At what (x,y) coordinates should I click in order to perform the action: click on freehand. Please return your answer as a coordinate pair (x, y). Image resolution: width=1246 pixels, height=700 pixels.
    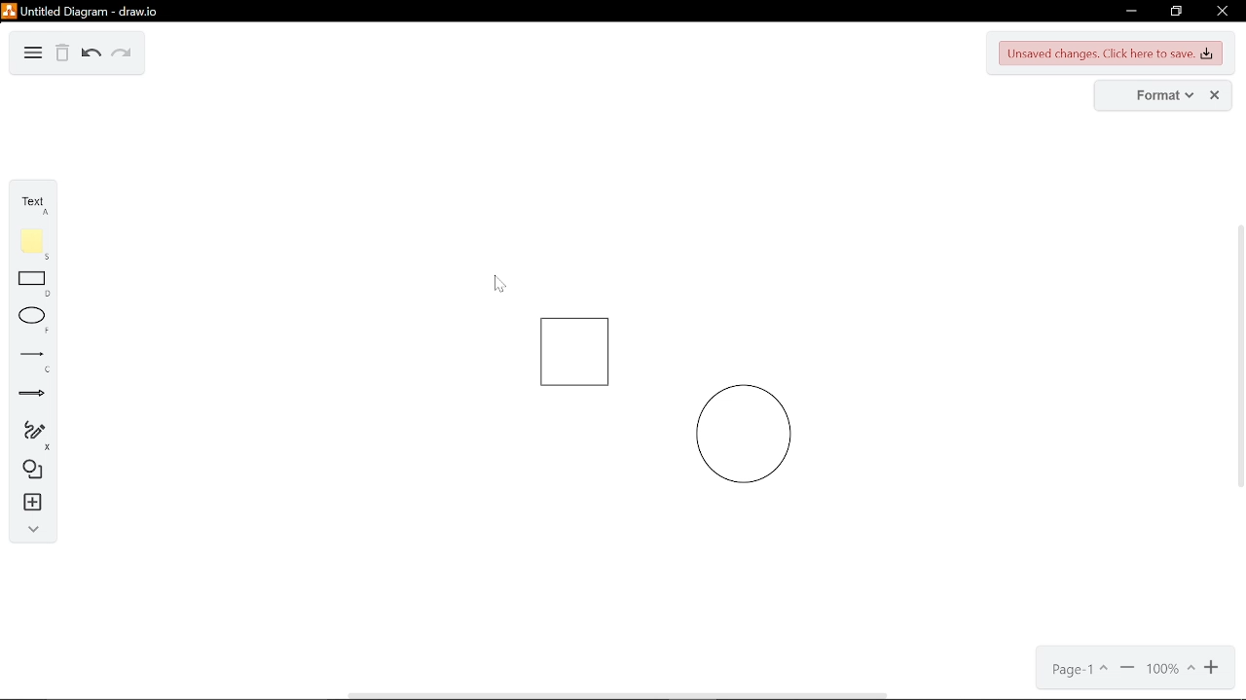
    Looking at the image, I should click on (26, 436).